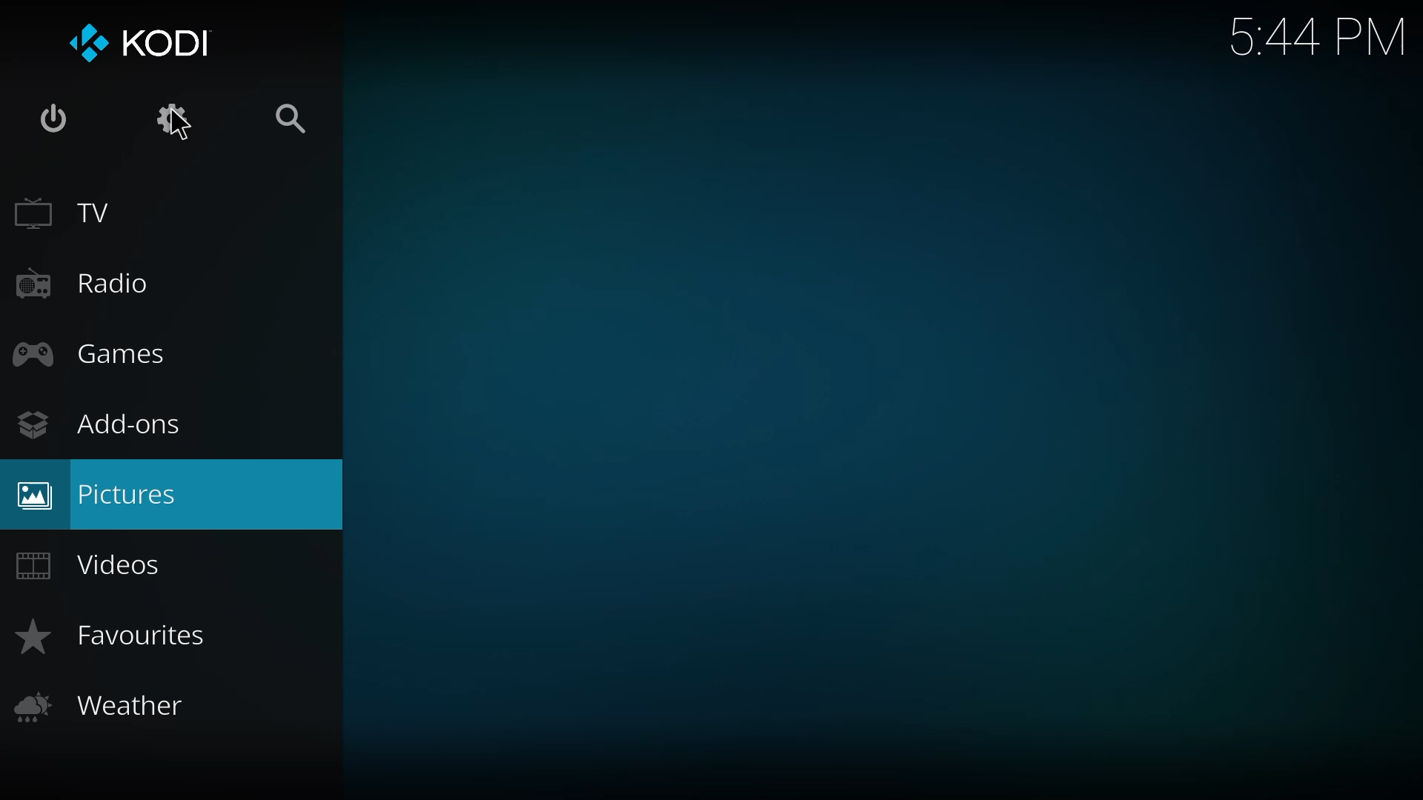  Describe the element at coordinates (288, 121) in the screenshot. I see `search` at that location.